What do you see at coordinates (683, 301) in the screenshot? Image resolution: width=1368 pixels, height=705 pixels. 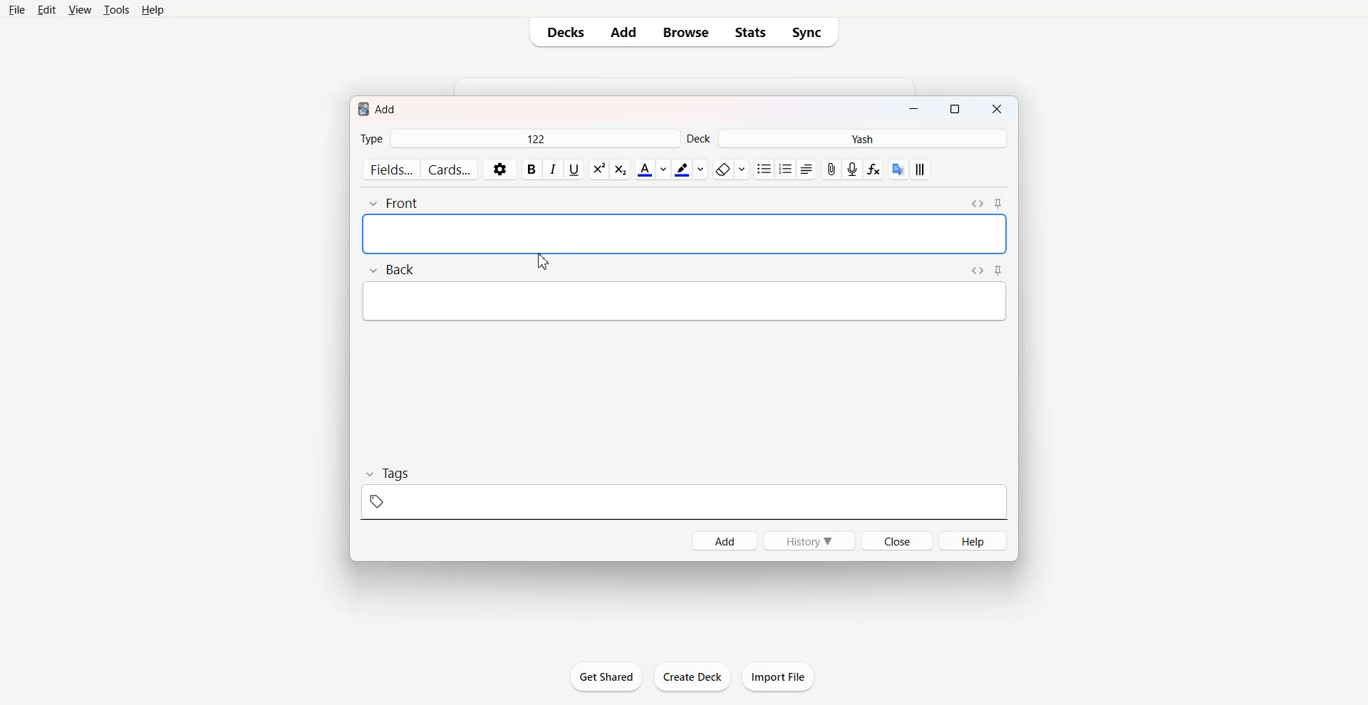 I see `back input field` at bounding box center [683, 301].